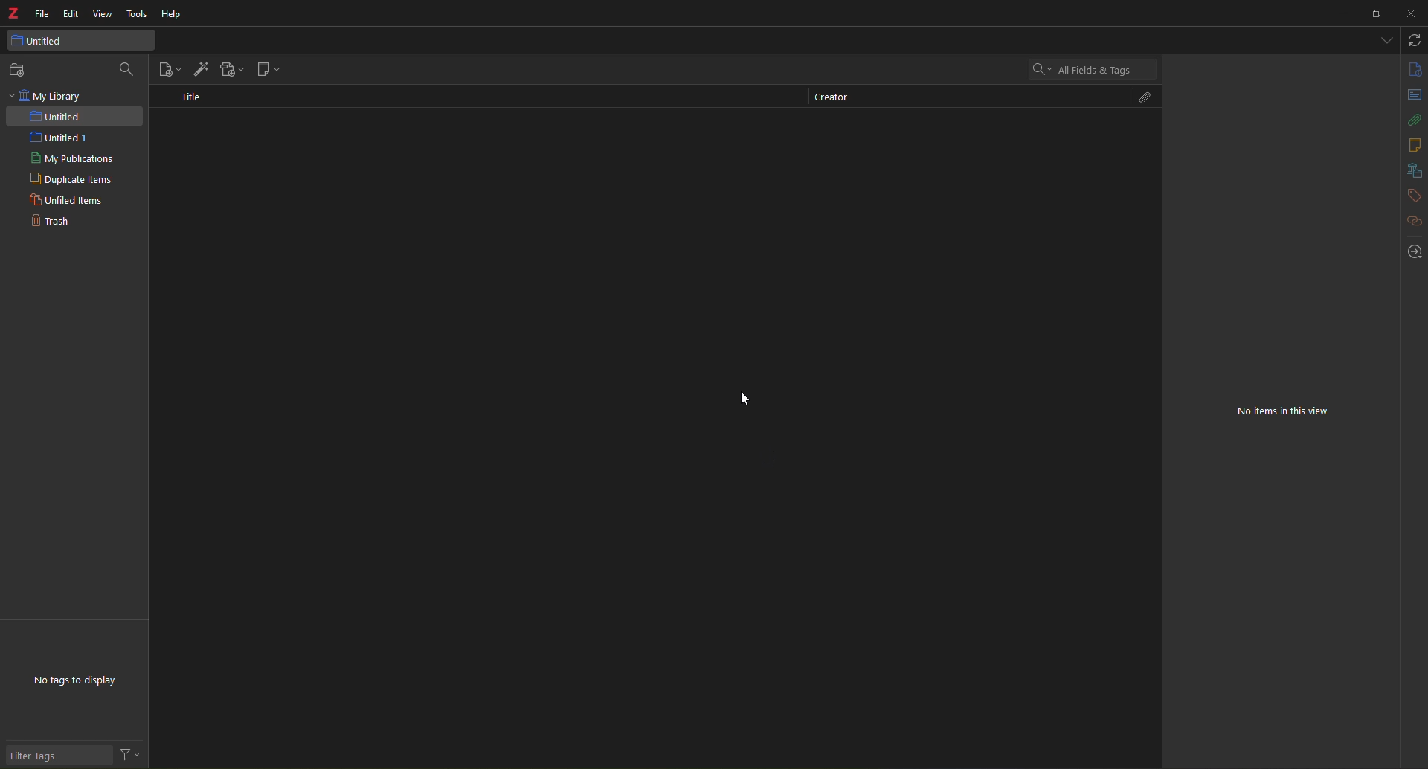 This screenshot has width=1428, height=769. I want to click on search, so click(128, 69).